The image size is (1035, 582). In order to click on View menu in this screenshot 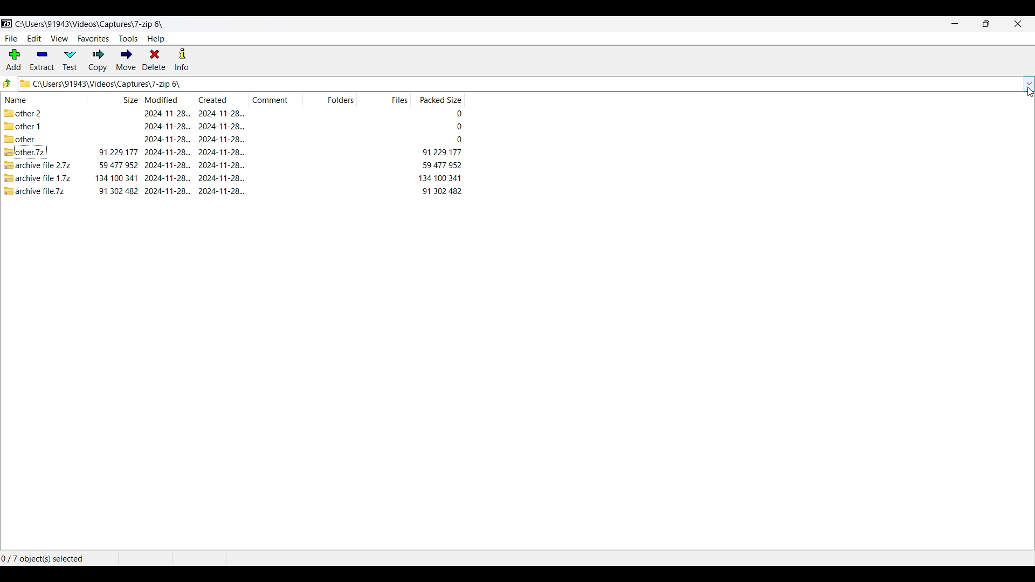, I will do `click(60, 39)`.